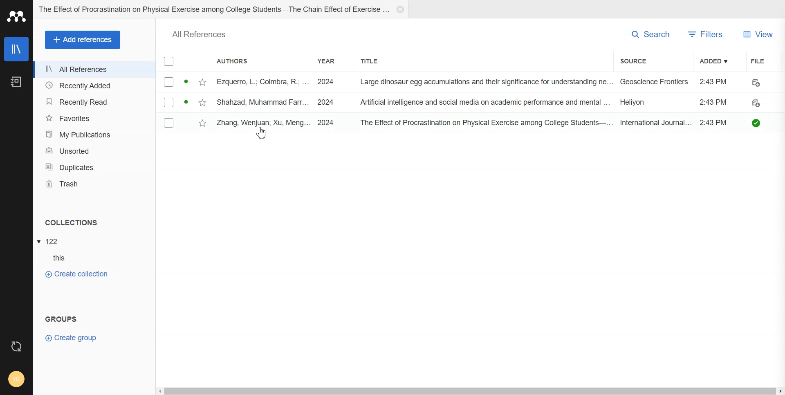 This screenshot has height=395, width=785. I want to click on Trash, so click(96, 184).